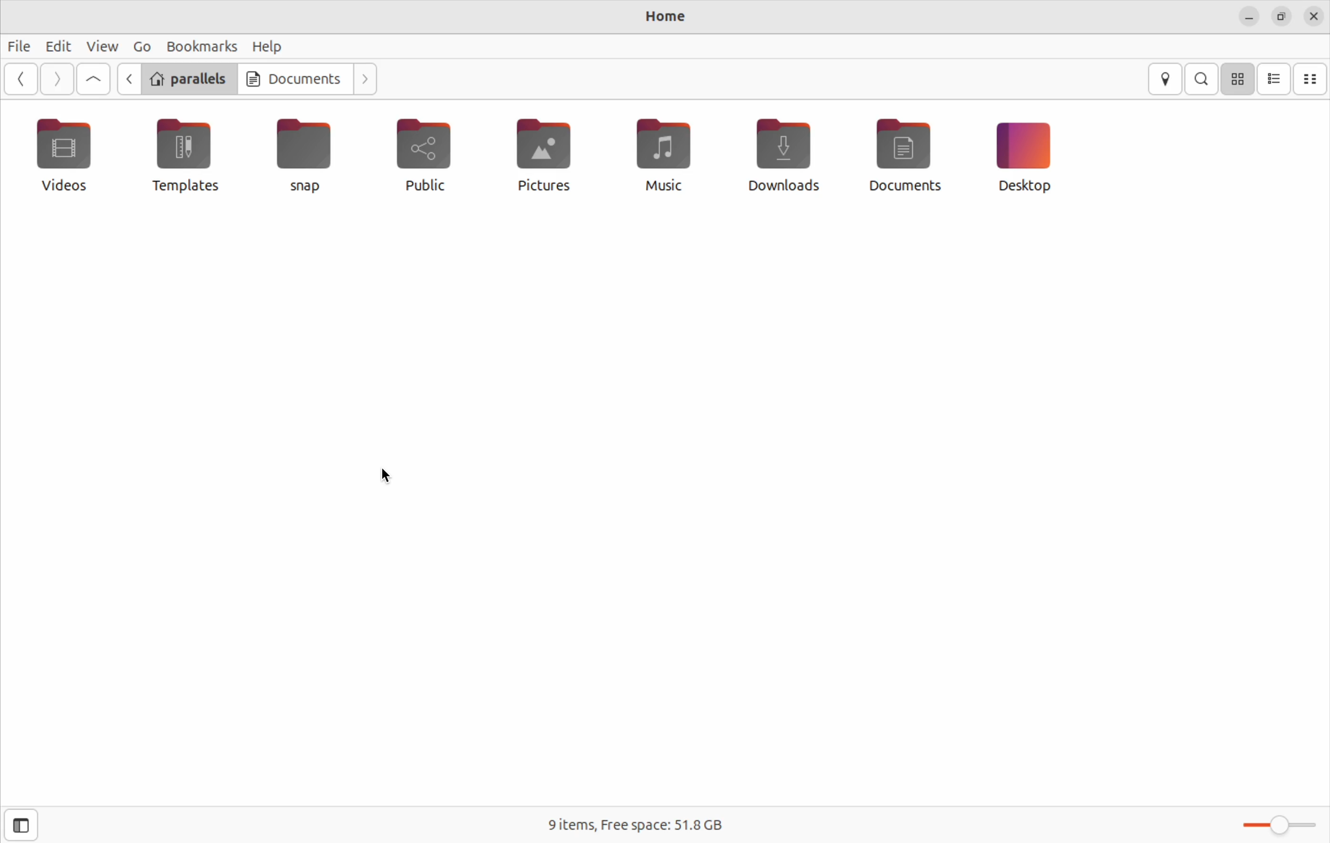 Image resolution: width=1330 pixels, height=843 pixels. What do you see at coordinates (636, 824) in the screenshot?
I see ` free space ` at bounding box center [636, 824].